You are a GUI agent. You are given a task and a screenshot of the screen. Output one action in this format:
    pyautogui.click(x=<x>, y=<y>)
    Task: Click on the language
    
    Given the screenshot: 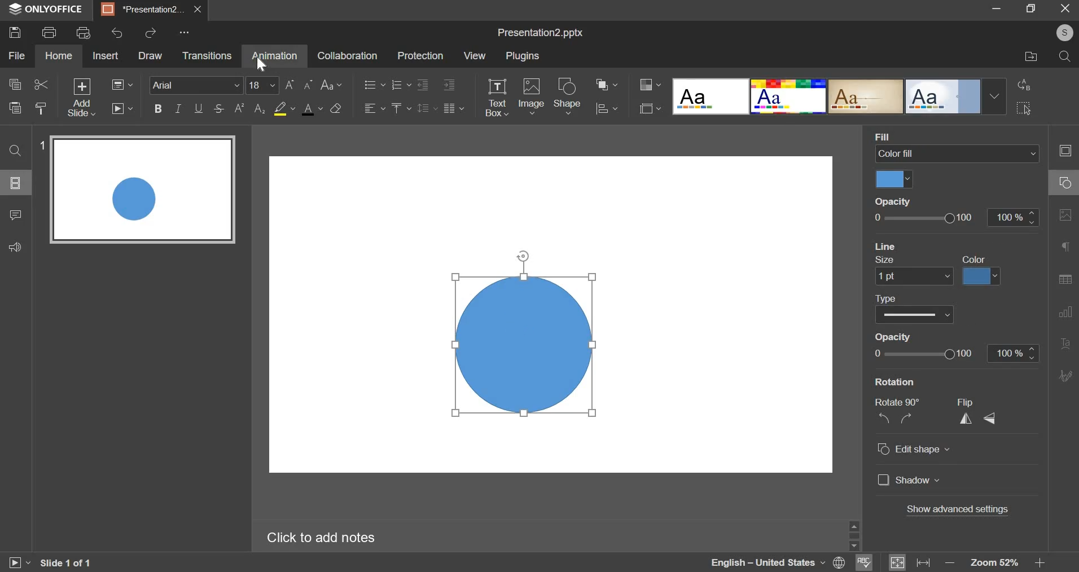 What is the action you would take?
    pyautogui.click(x=778, y=563)
    